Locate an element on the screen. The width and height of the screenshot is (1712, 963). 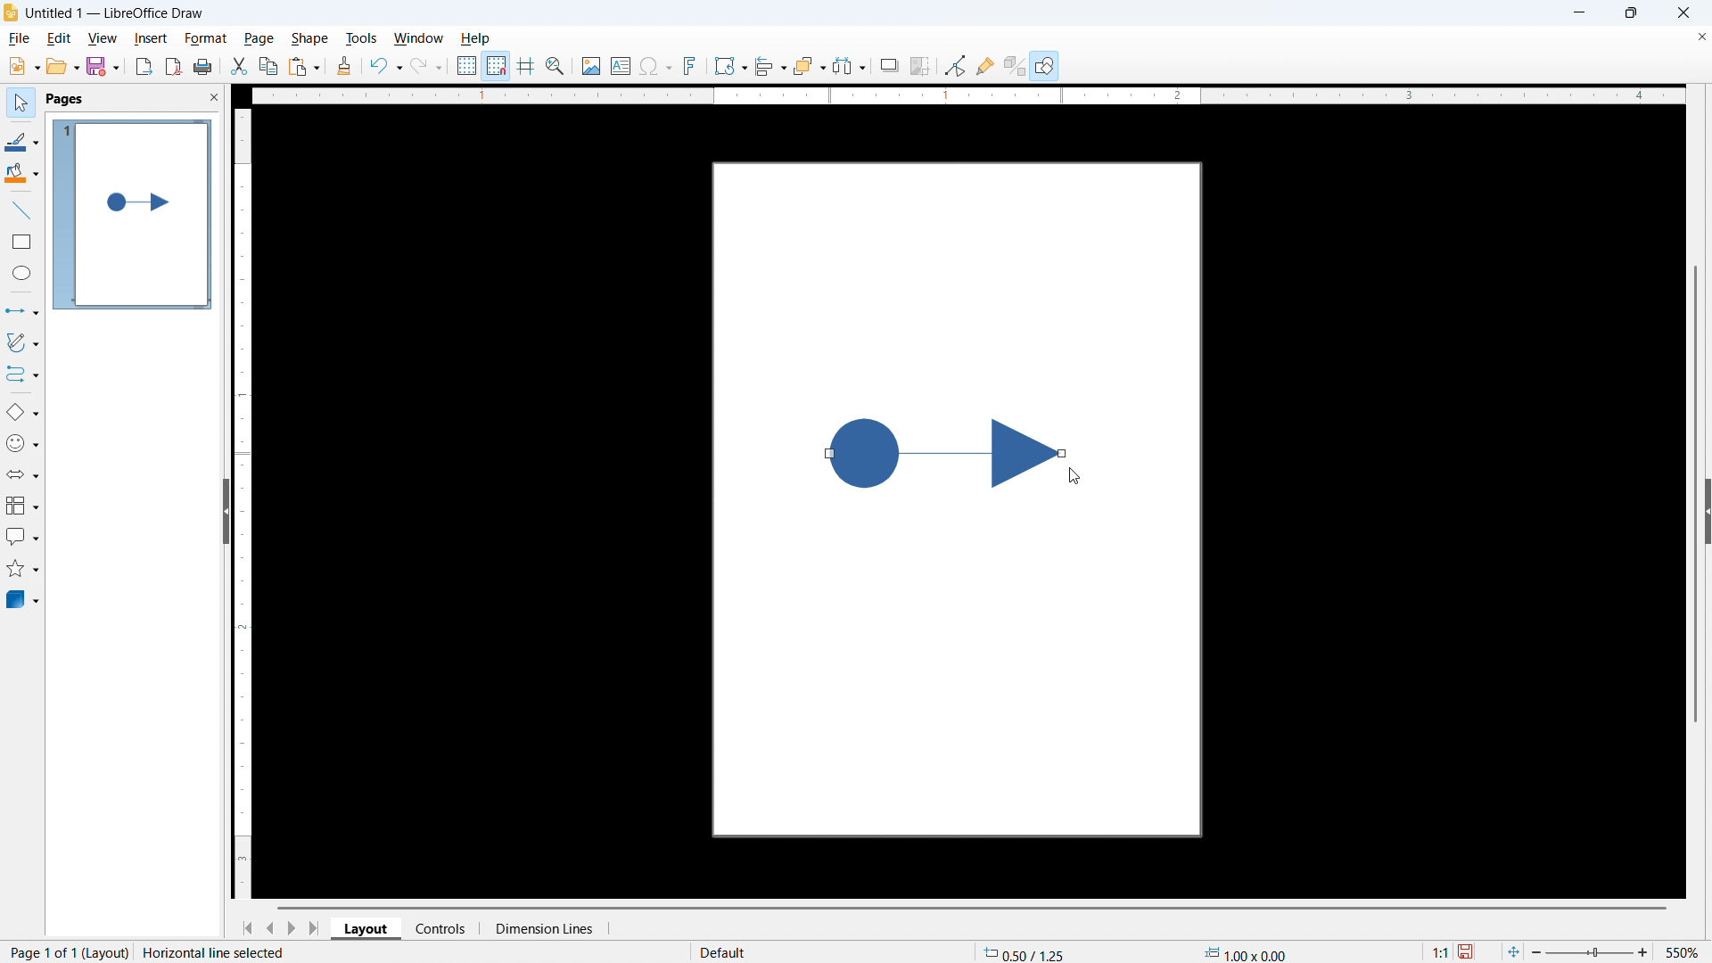
Insert symbols  is located at coordinates (656, 66).